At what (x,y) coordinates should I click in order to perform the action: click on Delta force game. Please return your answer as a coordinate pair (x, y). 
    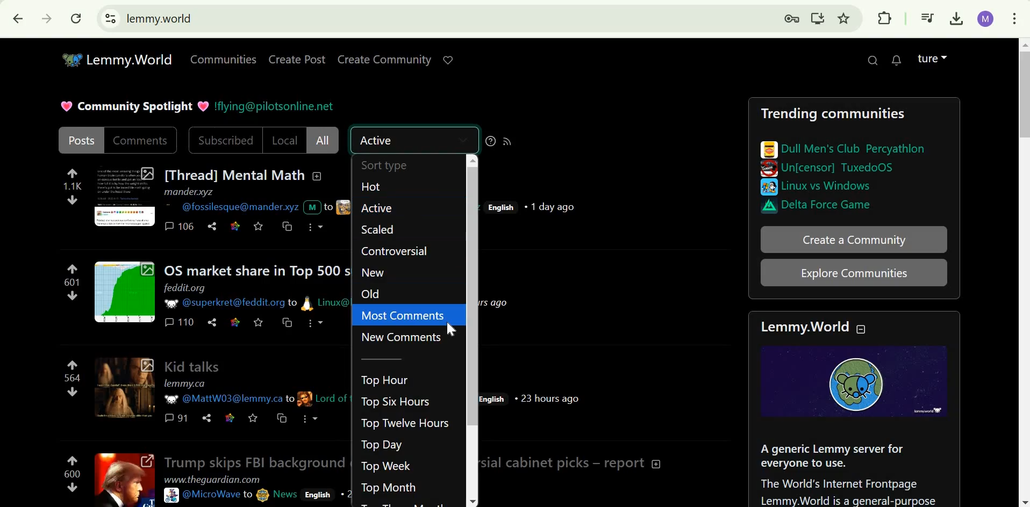
    Looking at the image, I should click on (831, 205).